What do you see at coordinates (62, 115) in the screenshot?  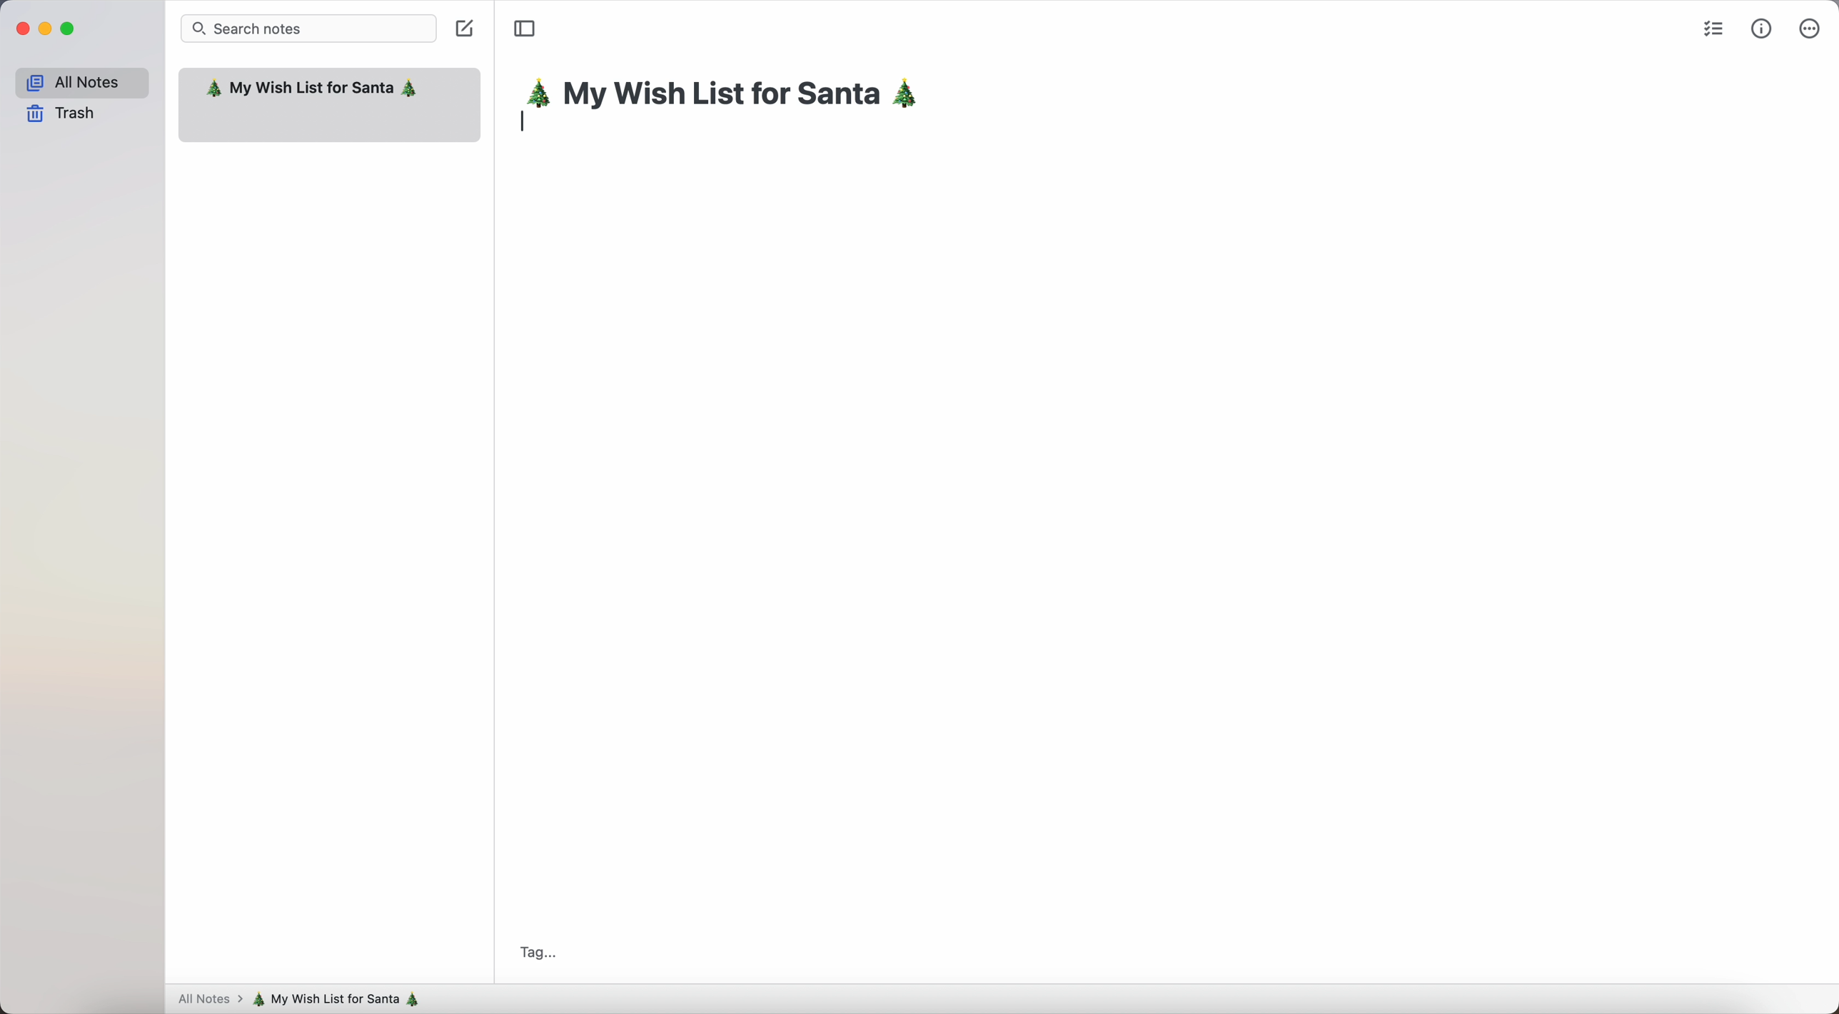 I see `trash` at bounding box center [62, 115].